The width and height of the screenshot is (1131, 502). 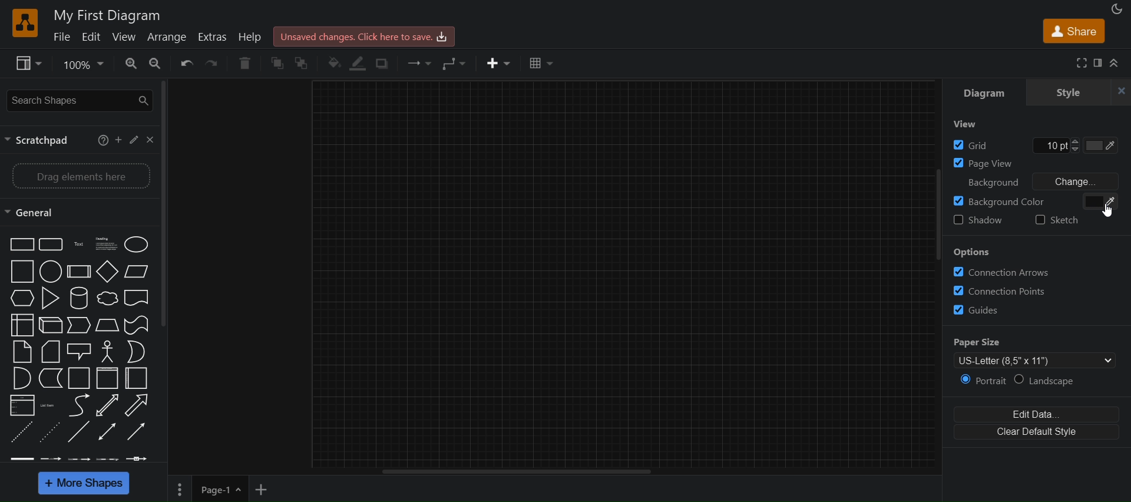 What do you see at coordinates (1053, 382) in the screenshot?
I see `landscape` at bounding box center [1053, 382].